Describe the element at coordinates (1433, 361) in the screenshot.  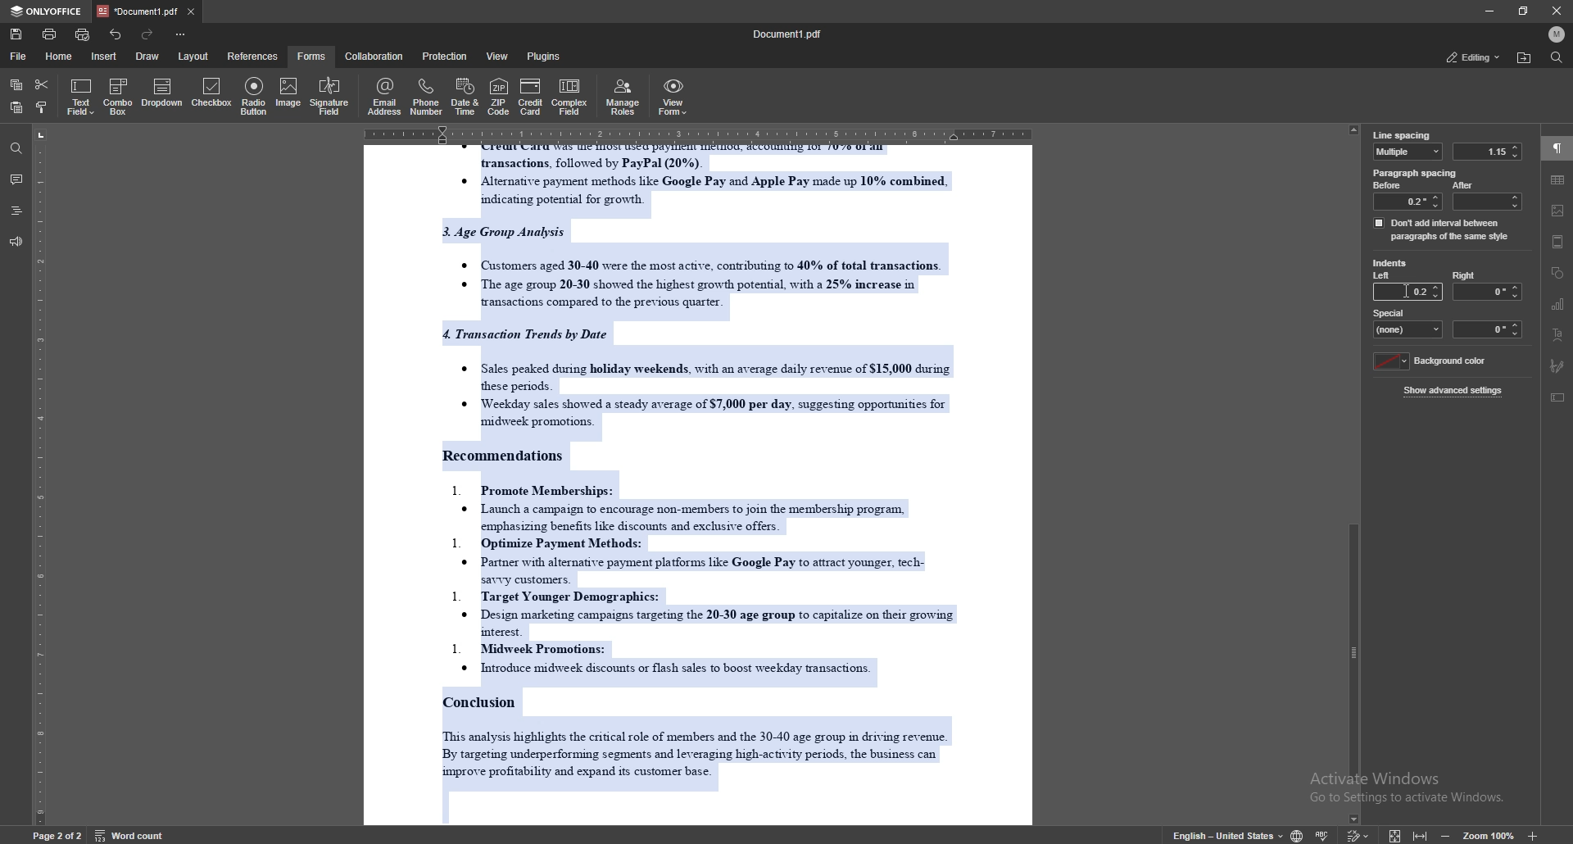
I see `background` at that location.